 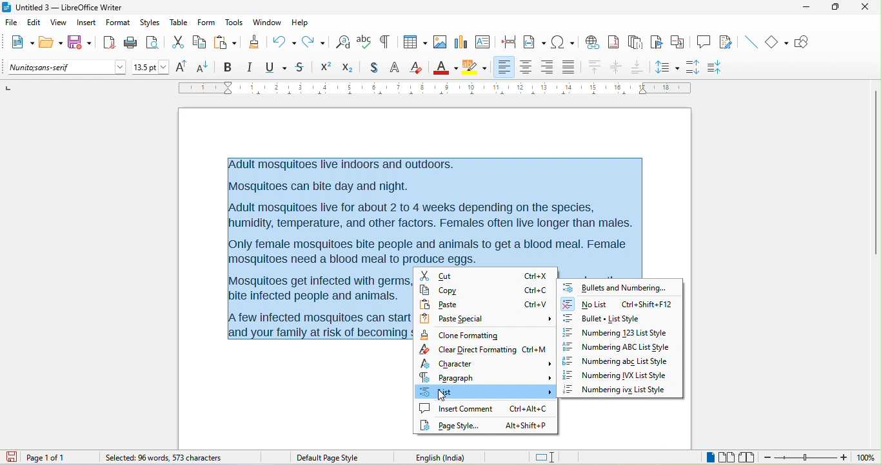 What do you see at coordinates (388, 42) in the screenshot?
I see `toggle formatting marks` at bounding box center [388, 42].